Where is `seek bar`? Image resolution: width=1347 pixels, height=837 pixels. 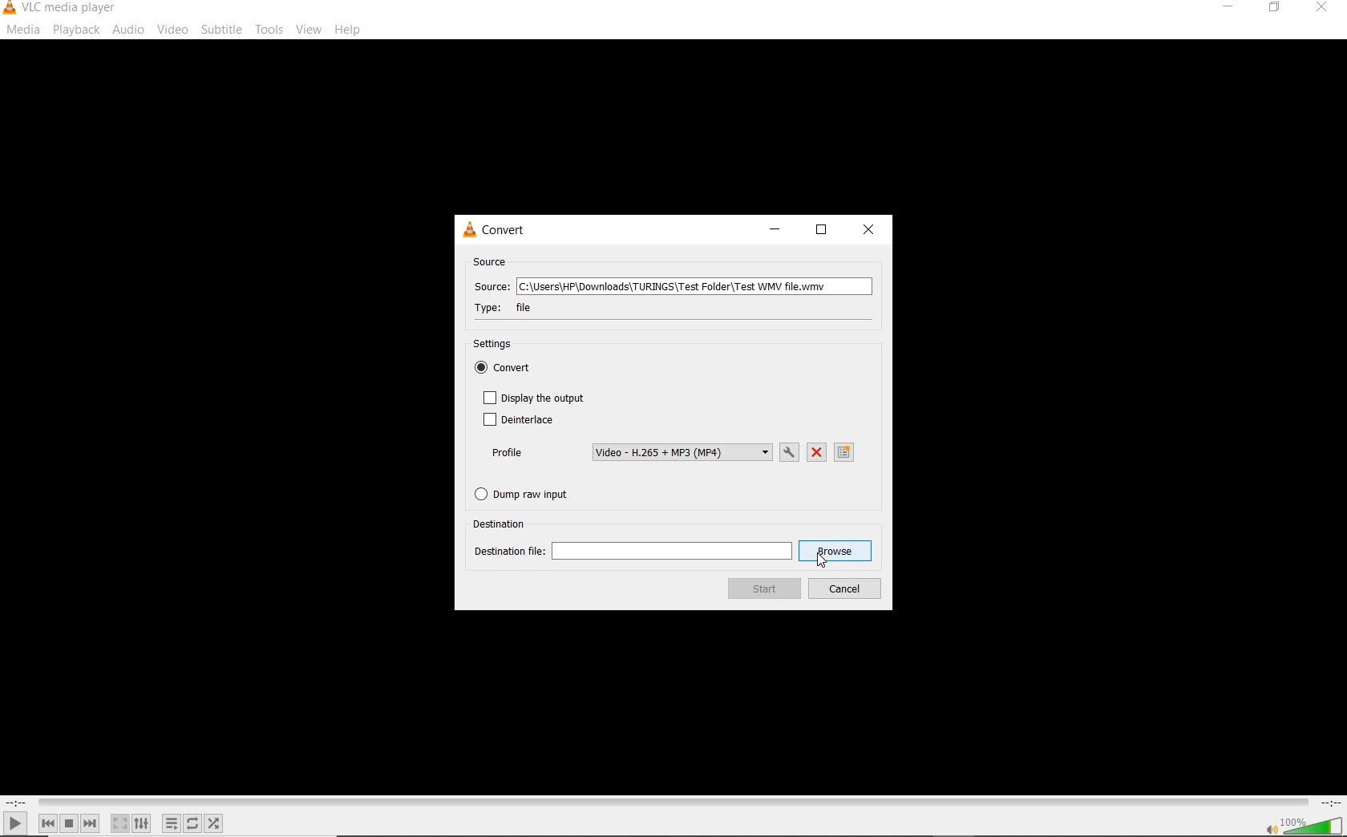 seek bar is located at coordinates (671, 803).